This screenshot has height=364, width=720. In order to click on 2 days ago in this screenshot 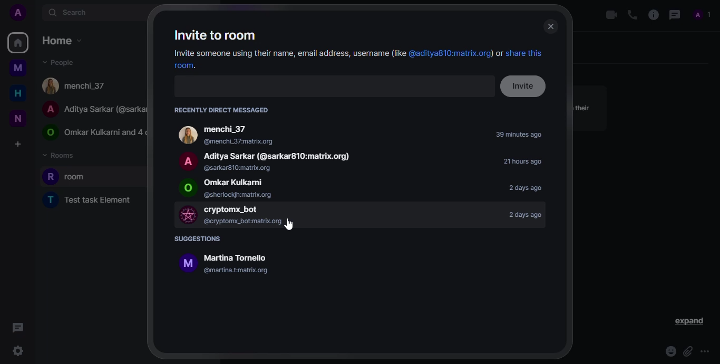, I will do `click(522, 215)`.